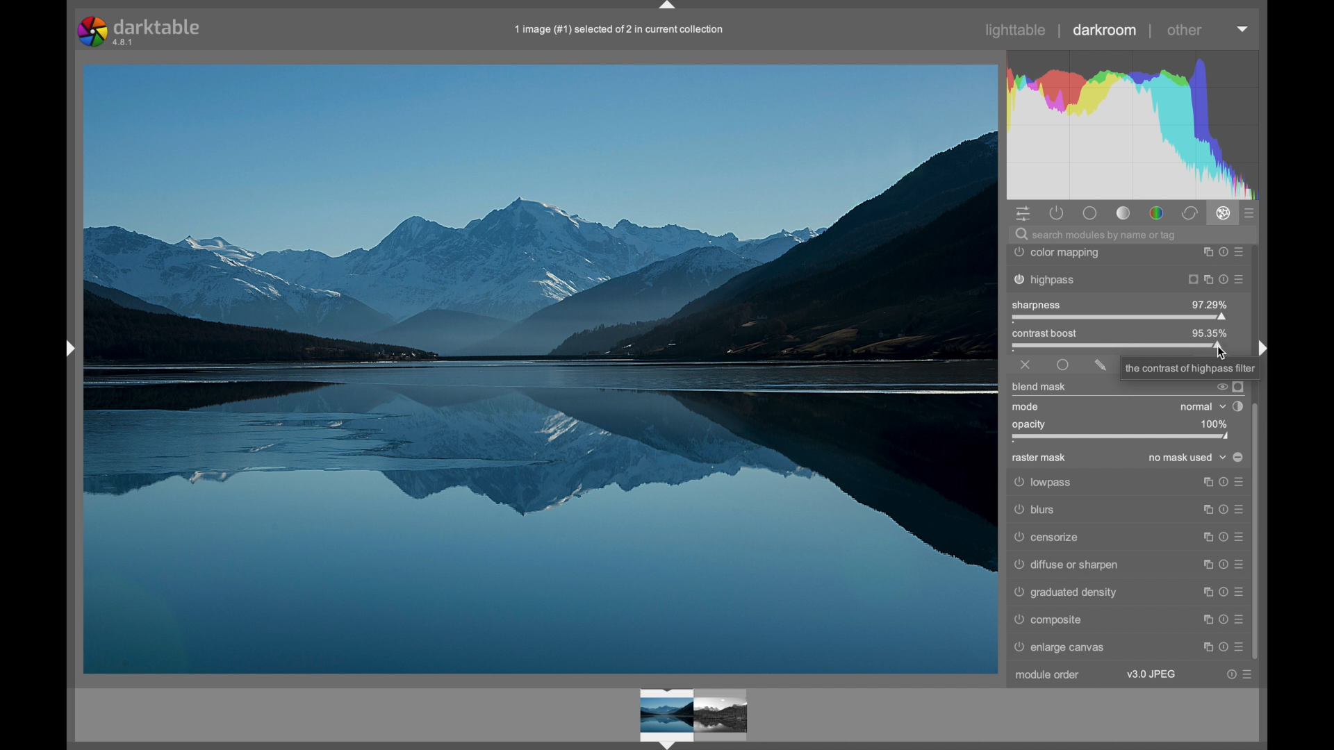 This screenshot has height=750, width=1334. I want to click on color, so click(1158, 214).